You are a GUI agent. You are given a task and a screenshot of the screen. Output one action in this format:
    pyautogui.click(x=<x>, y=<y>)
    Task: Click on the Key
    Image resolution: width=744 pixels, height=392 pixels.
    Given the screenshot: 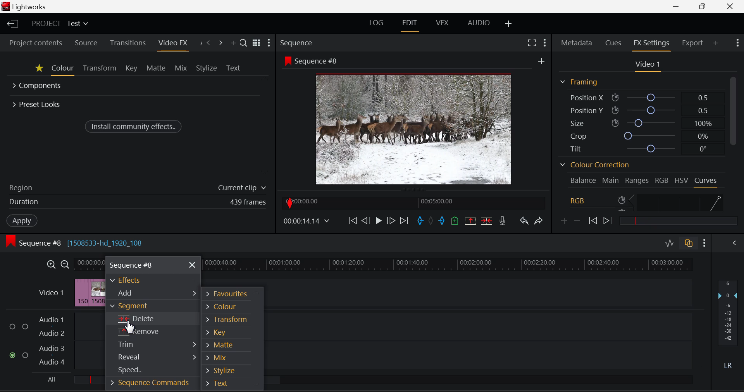 What is the action you would take?
    pyautogui.click(x=131, y=69)
    